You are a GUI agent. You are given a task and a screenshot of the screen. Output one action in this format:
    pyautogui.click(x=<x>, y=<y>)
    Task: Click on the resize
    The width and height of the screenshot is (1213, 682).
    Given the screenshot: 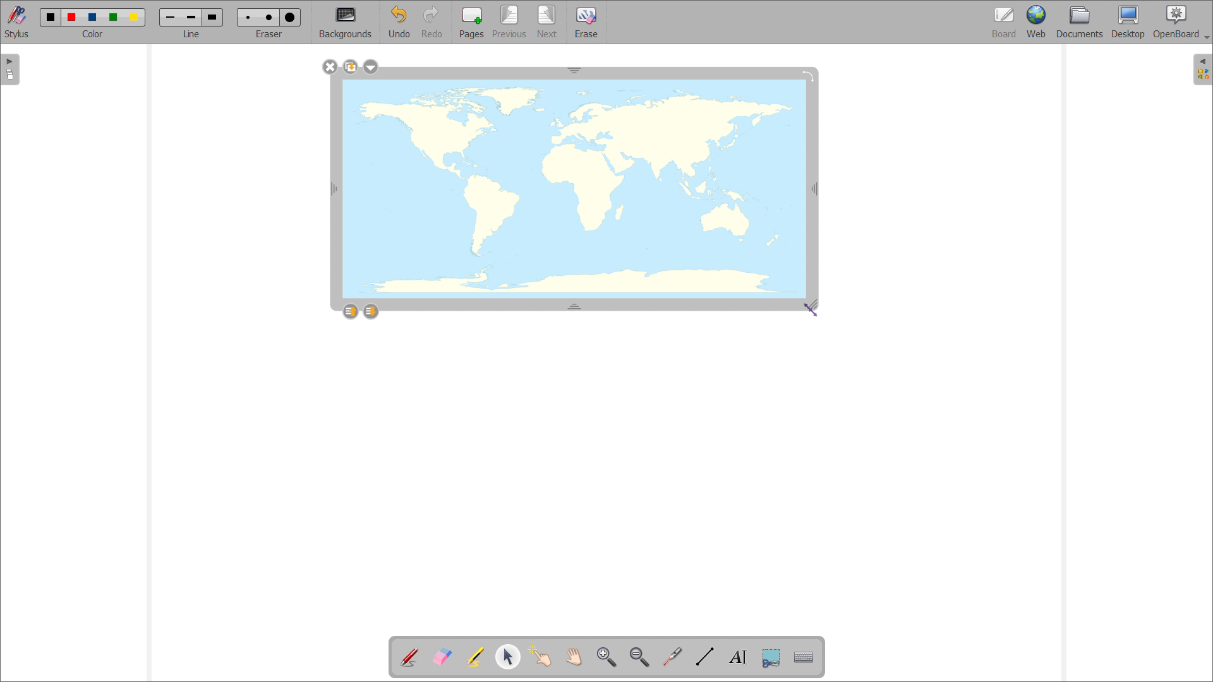 What is the action you would take?
    pyautogui.click(x=816, y=306)
    